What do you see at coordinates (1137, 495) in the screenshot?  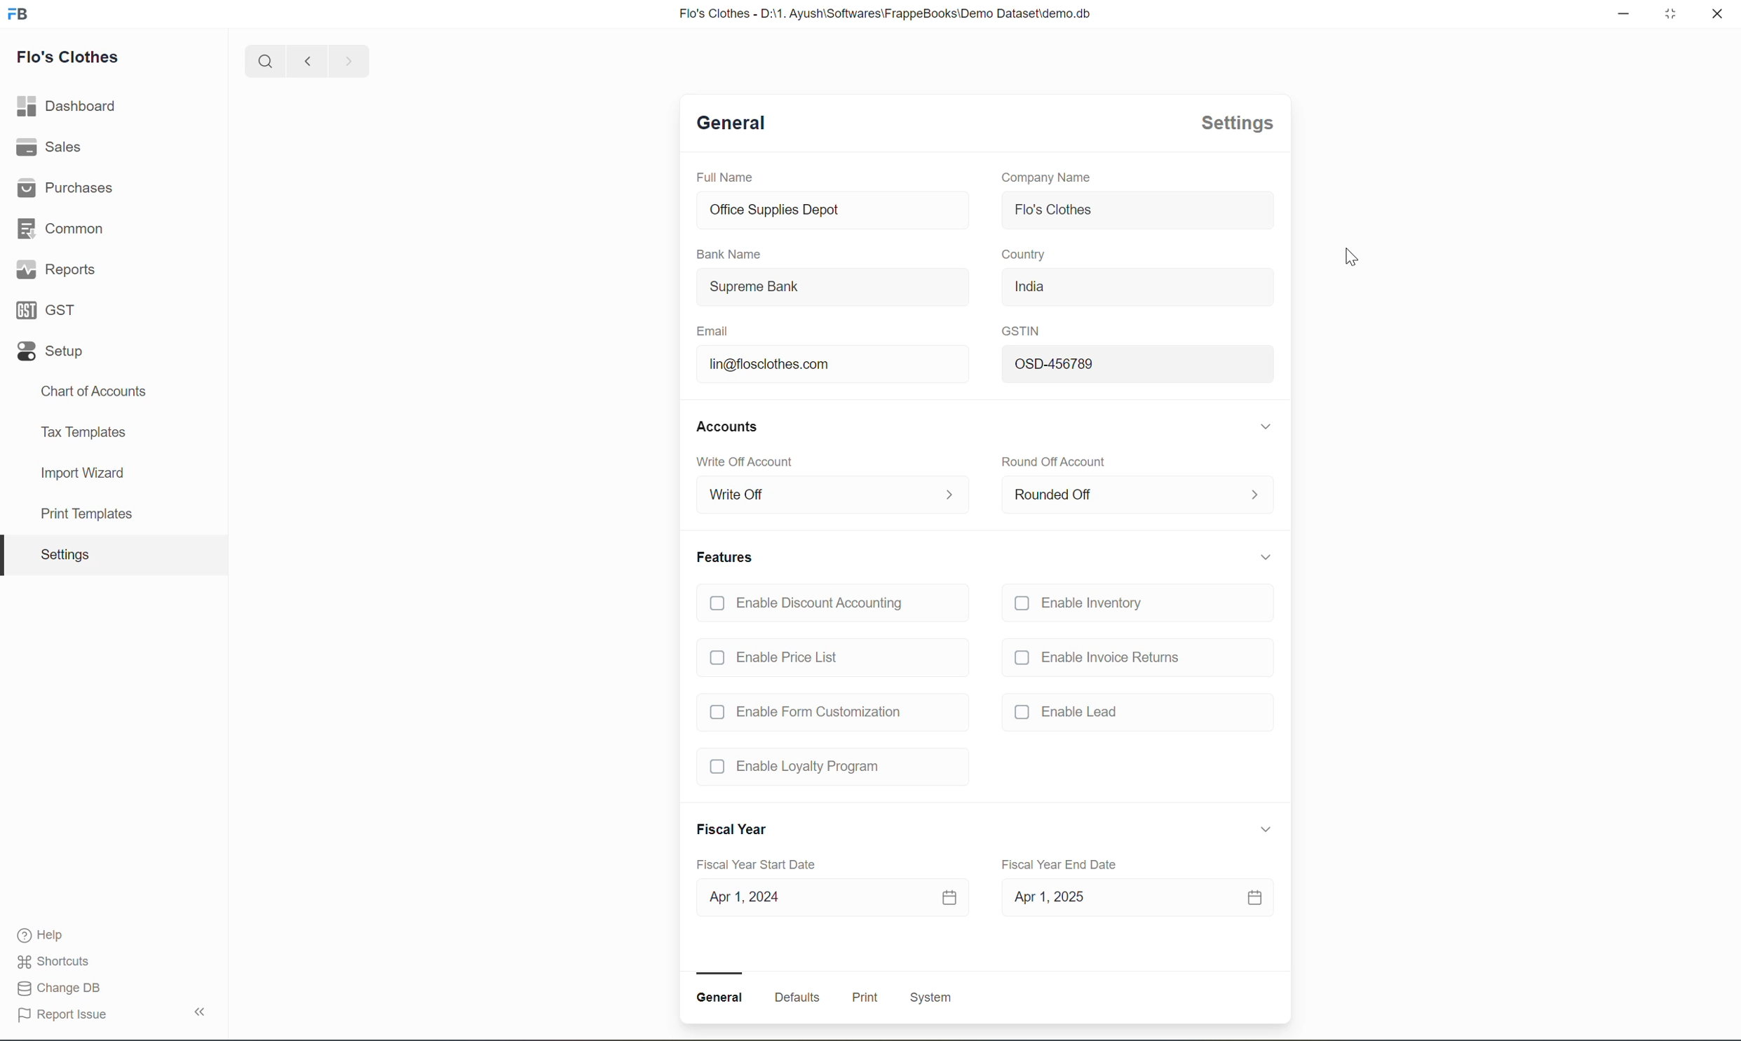 I see `Rounded Off` at bounding box center [1137, 495].